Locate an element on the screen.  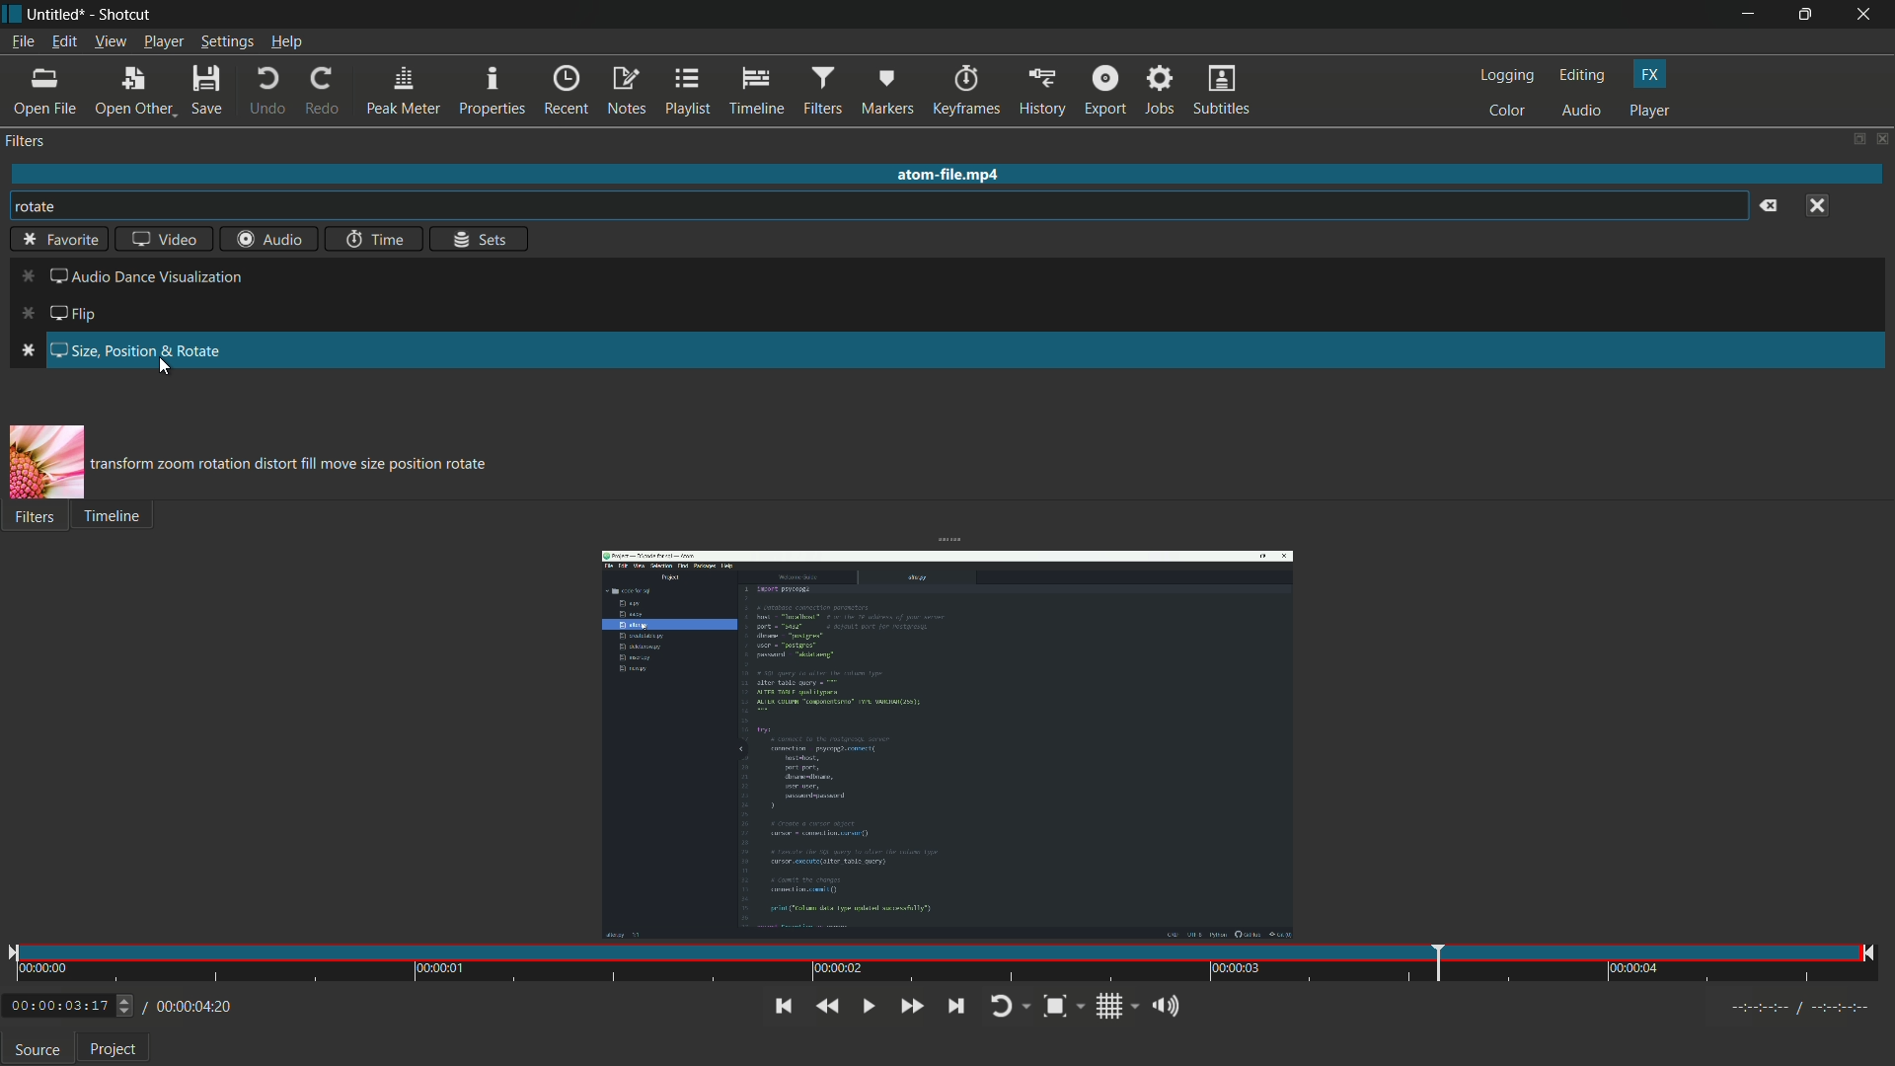
minimize is located at coordinates (1749, 14).